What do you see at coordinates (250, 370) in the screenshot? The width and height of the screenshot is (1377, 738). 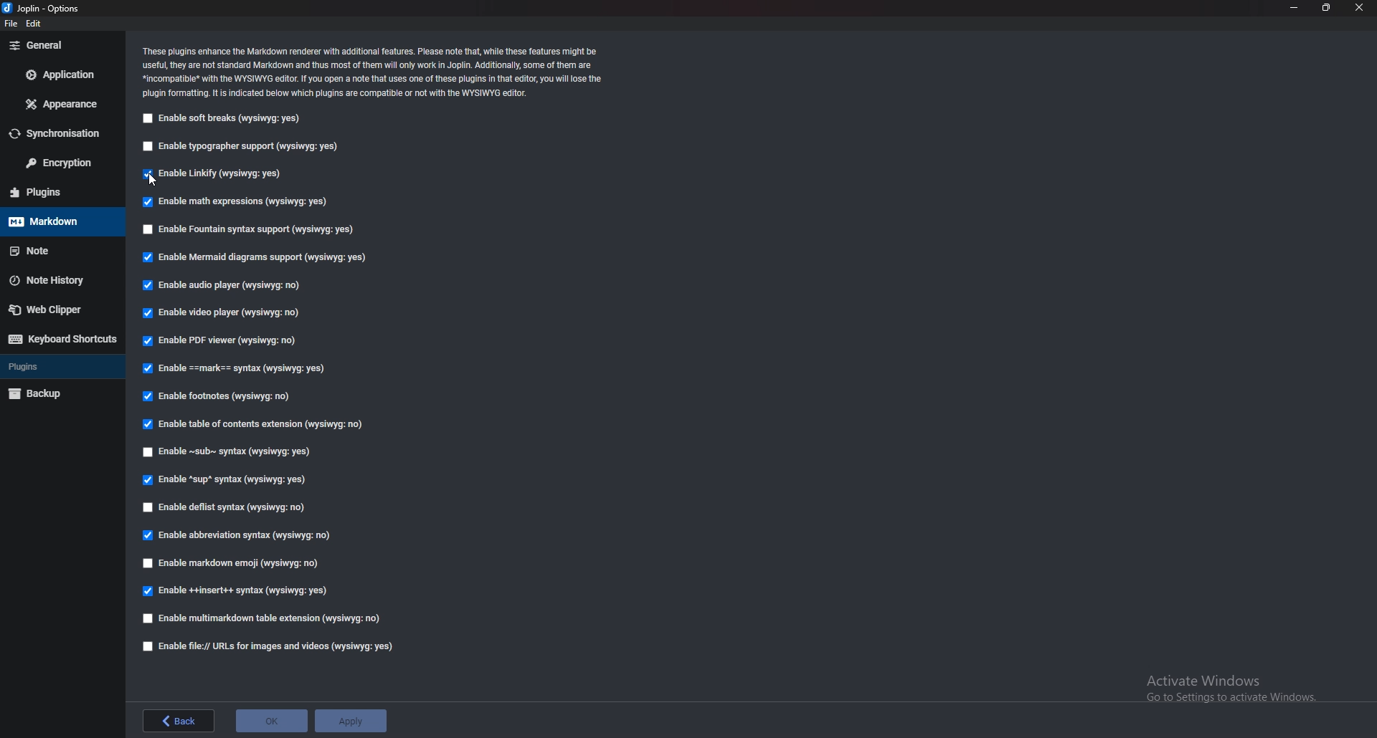 I see `Enable Mark Syntax` at bounding box center [250, 370].